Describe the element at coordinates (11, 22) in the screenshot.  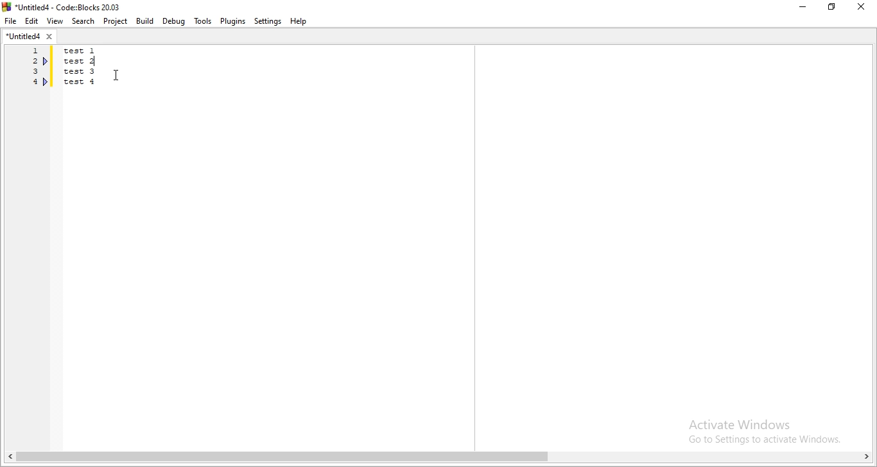
I see `File` at that location.